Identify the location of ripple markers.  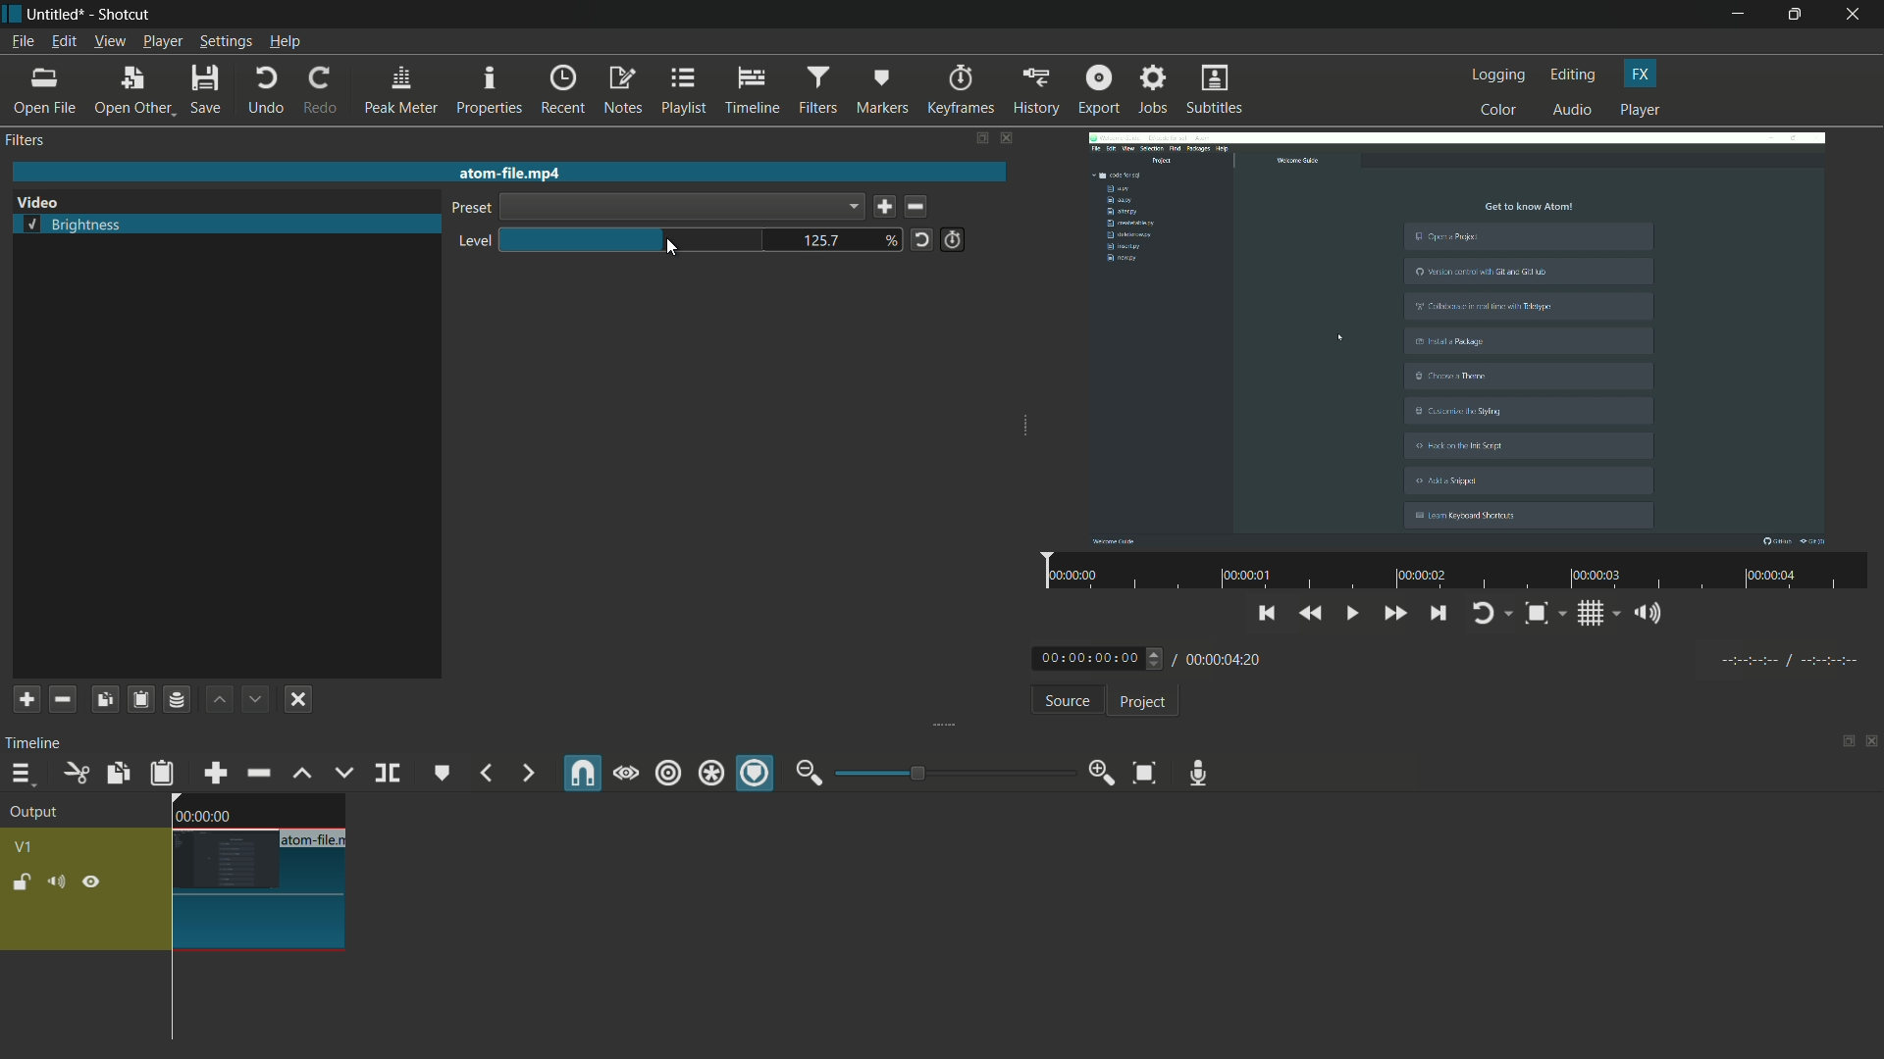
(757, 775).